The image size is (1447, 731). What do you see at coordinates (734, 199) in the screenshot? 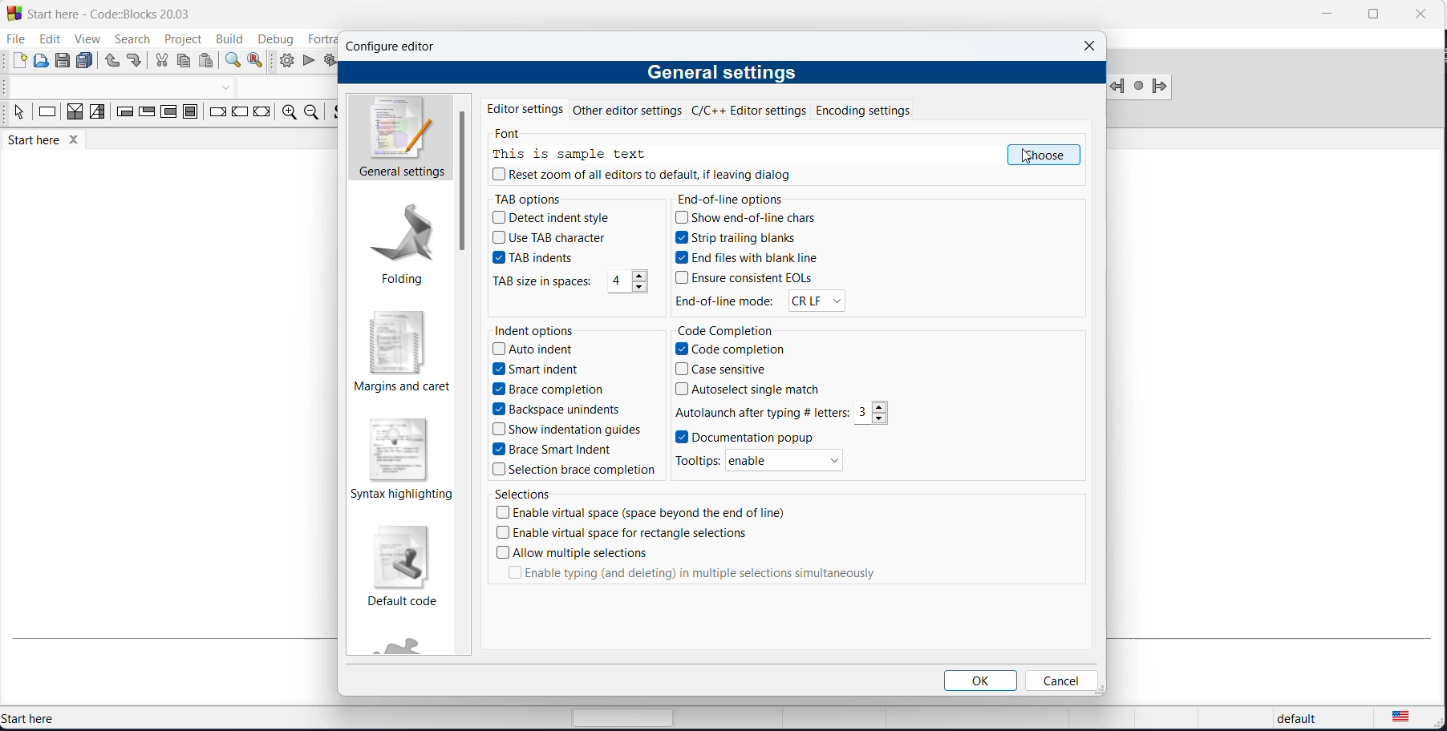
I see `end of line options` at bounding box center [734, 199].